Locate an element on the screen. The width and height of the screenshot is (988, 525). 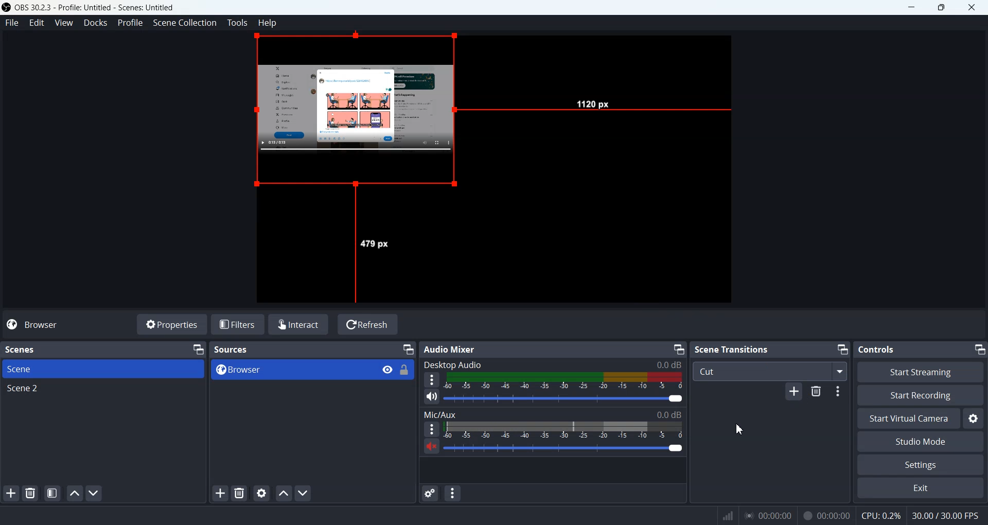
 is located at coordinates (946, 516).